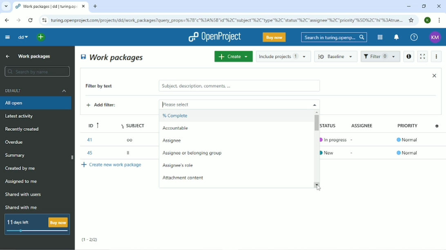 The height and width of the screenshot is (250, 446). I want to click on Normal, so click(407, 153).